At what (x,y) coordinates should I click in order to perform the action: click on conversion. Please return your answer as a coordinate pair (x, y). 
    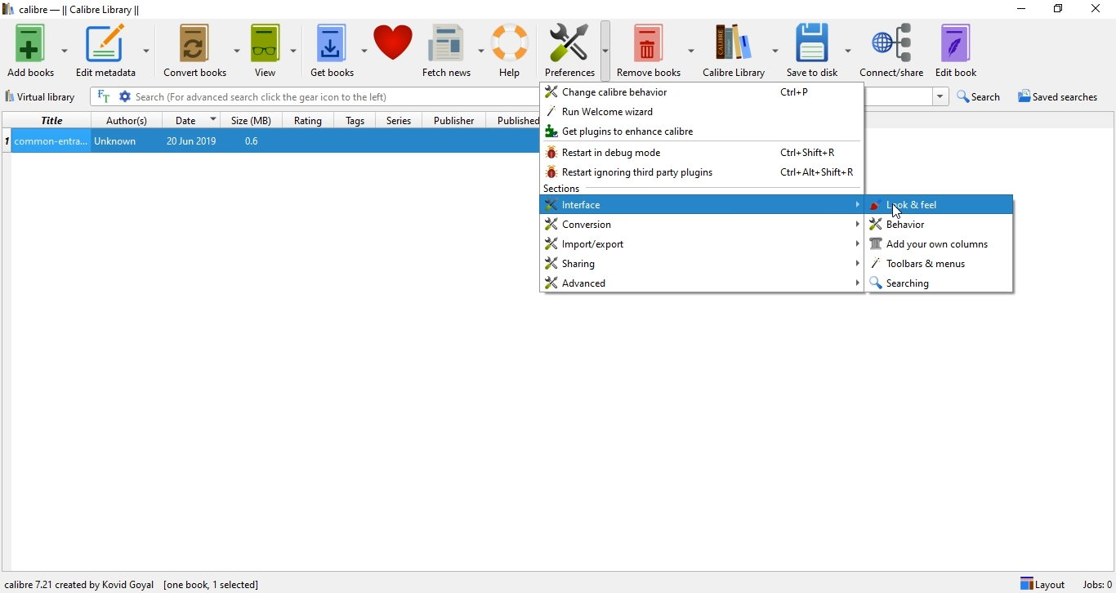
    Looking at the image, I should click on (701, 224).